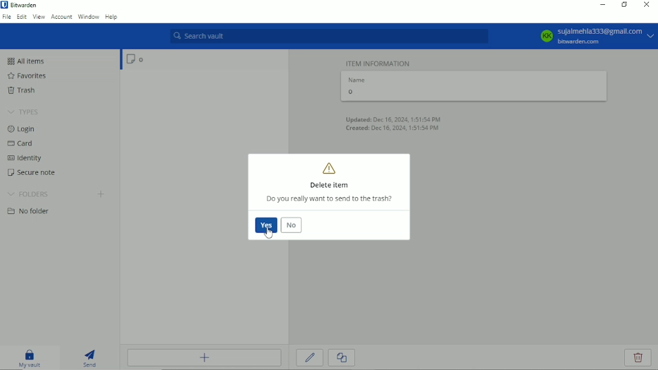 Image resolution: width=658 pixels, height=370 pixels. Describe the element at coordinates (23, 129) in the screenshot. I see `Login` at that location.